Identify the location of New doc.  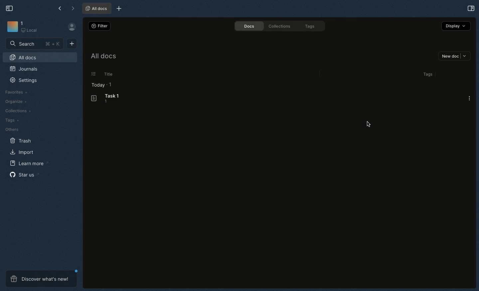
(455, 57).